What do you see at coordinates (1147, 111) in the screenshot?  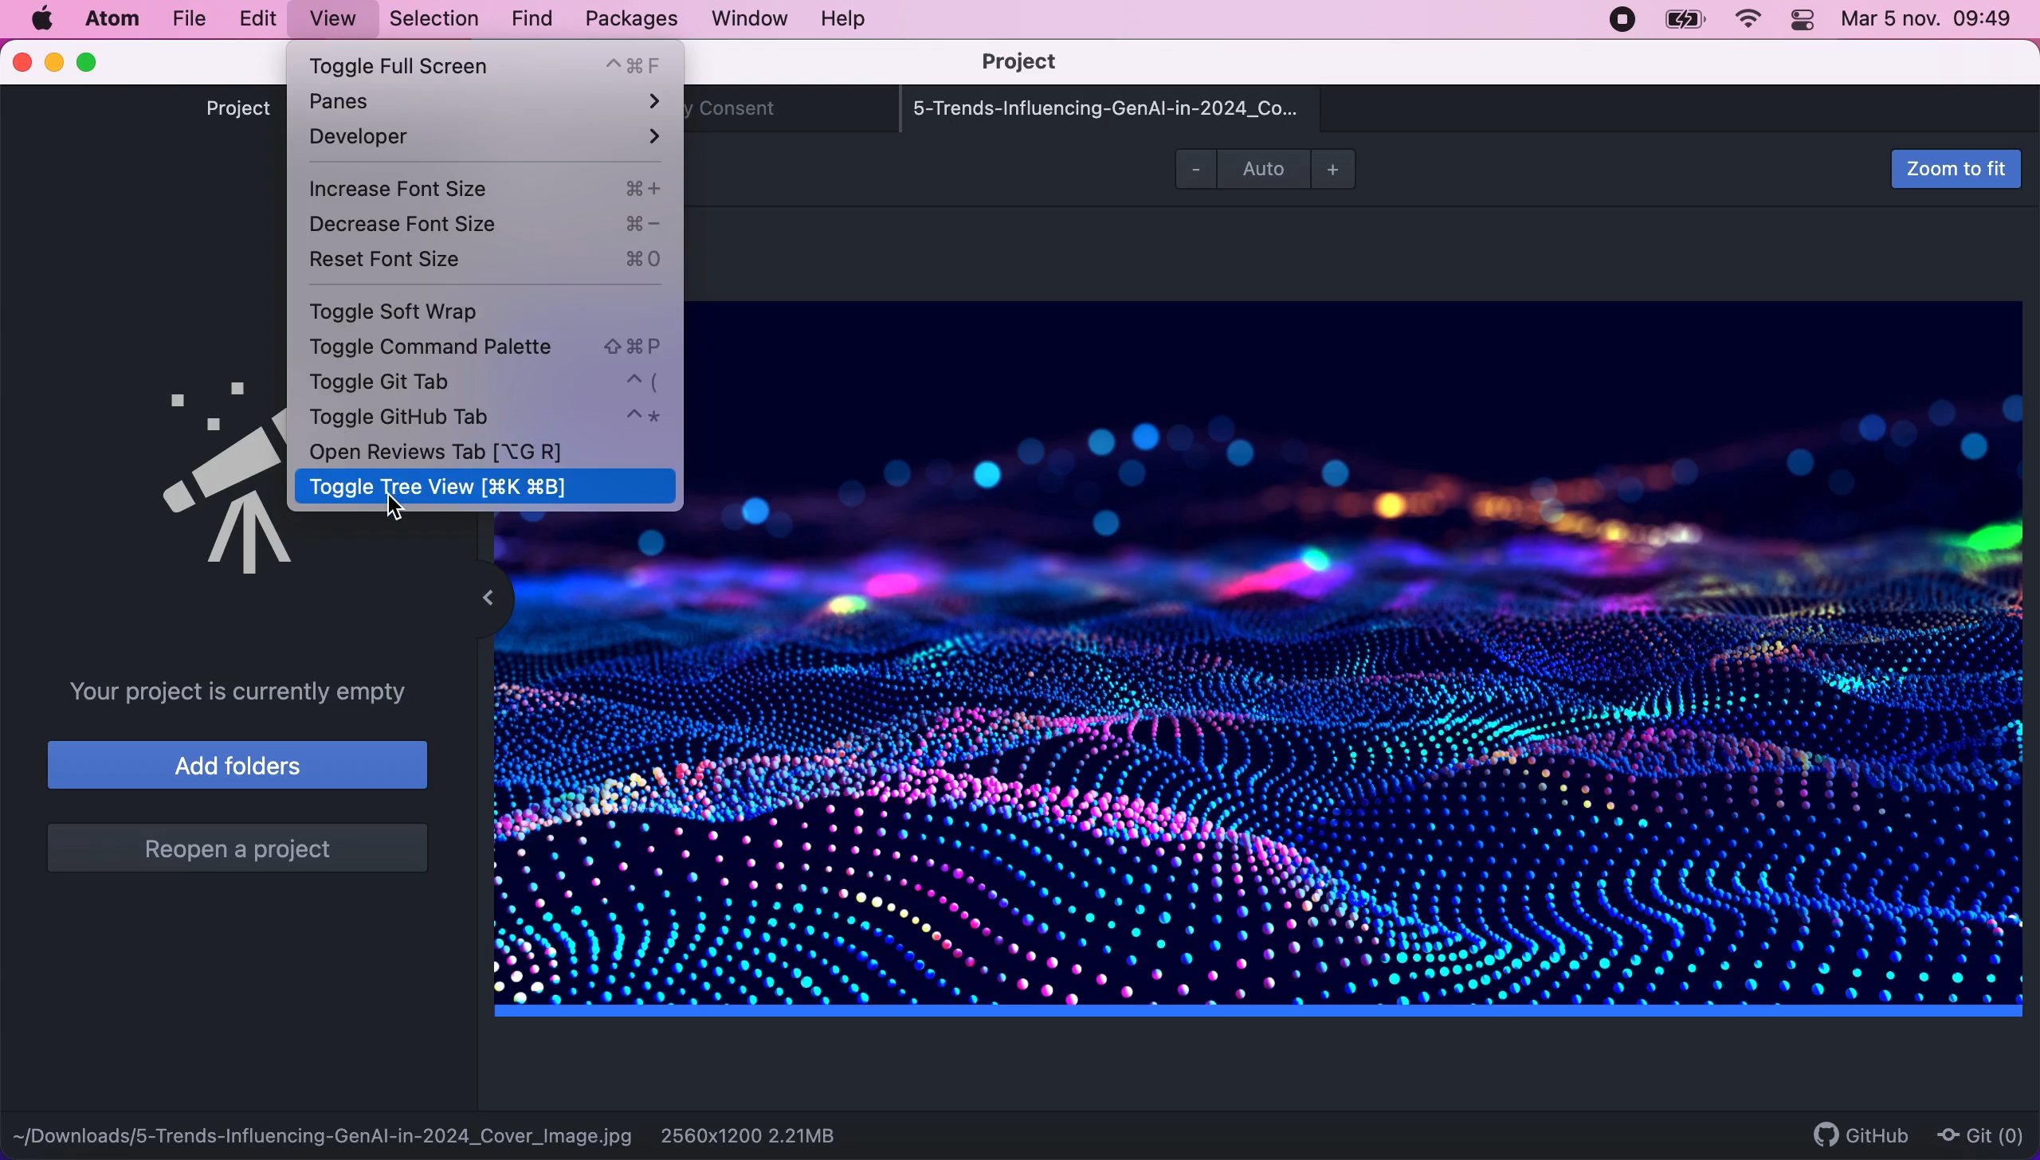 I see `5-trends-influencing-genai-in-2024_co...` at bounding box center [1147, 111].